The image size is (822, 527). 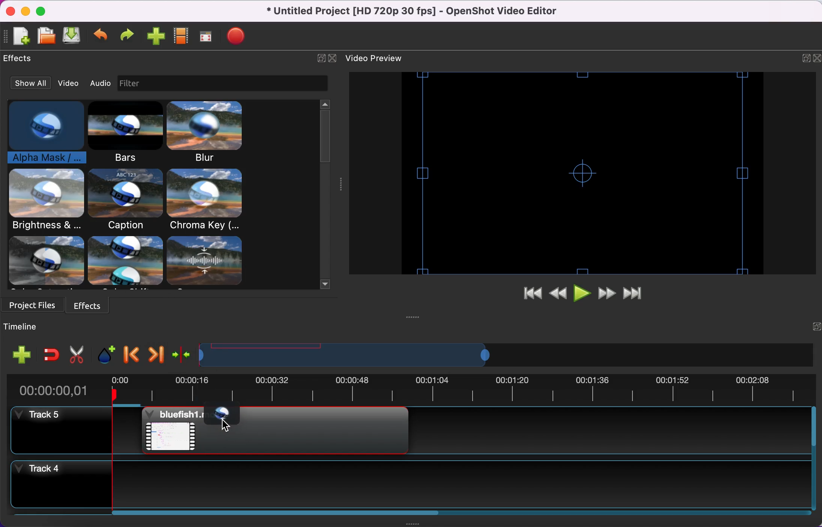 I want to click on open file, so click(x=46, y=37).